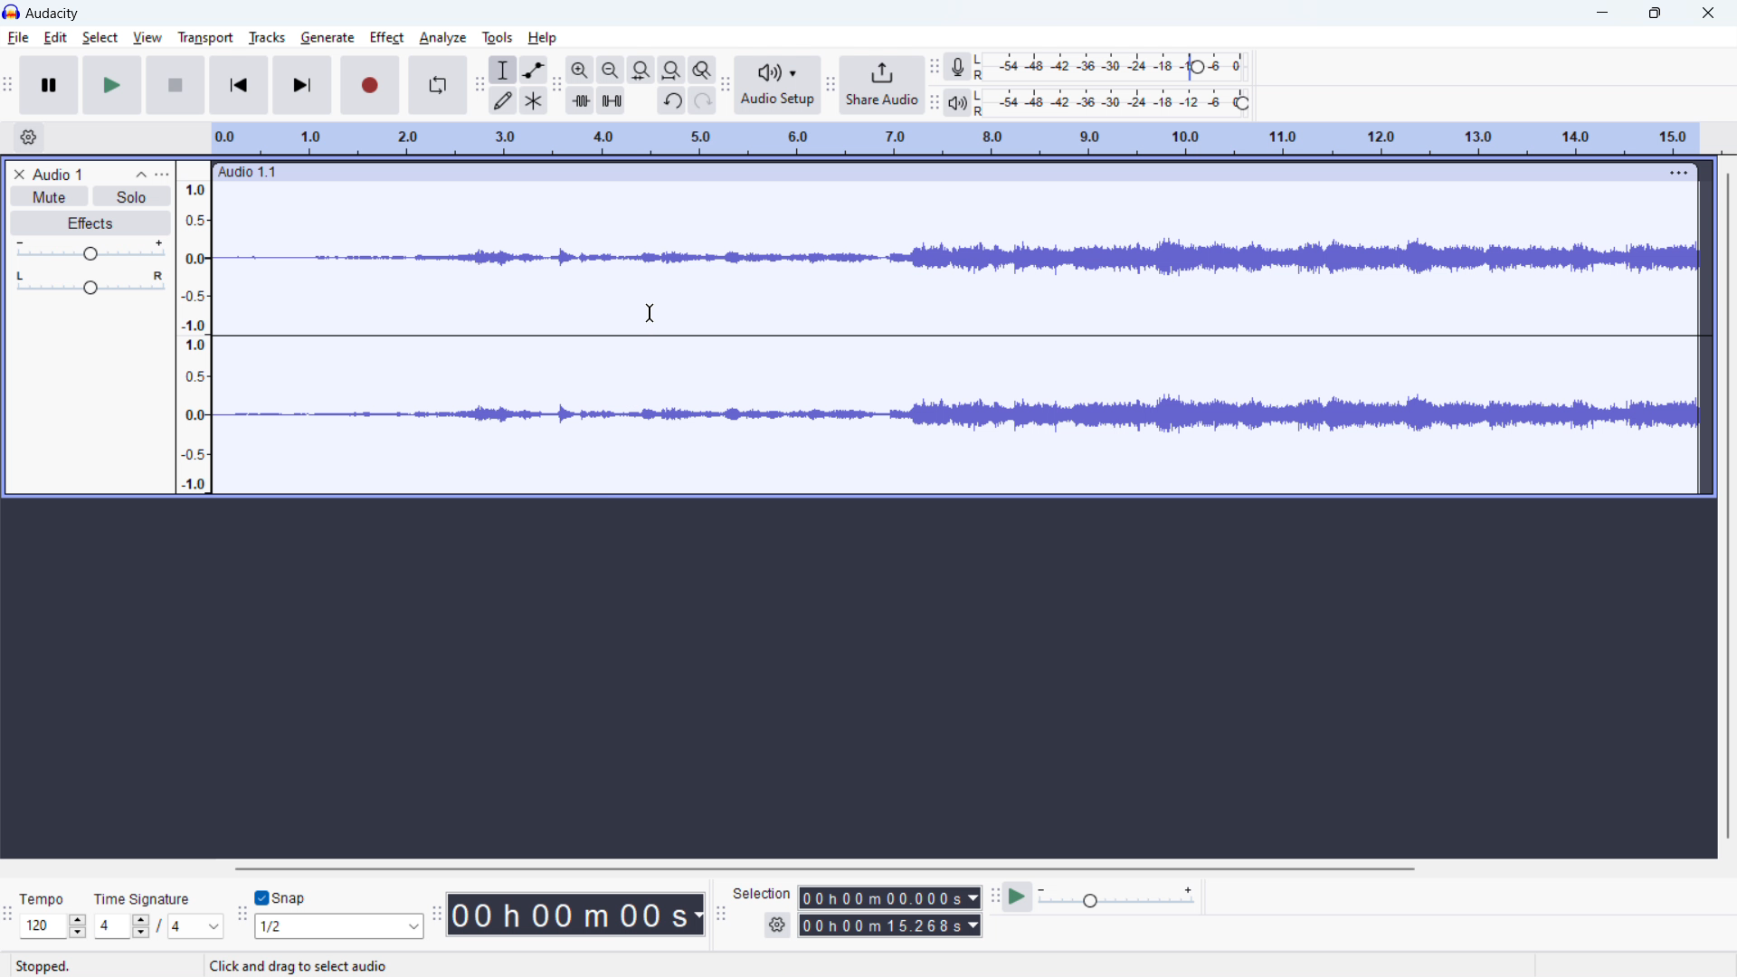 This screenshot has height=977, width=1737. Describe the element at coordinates (556, 85) in the screenshot. I see `edit toolbar` at that location.